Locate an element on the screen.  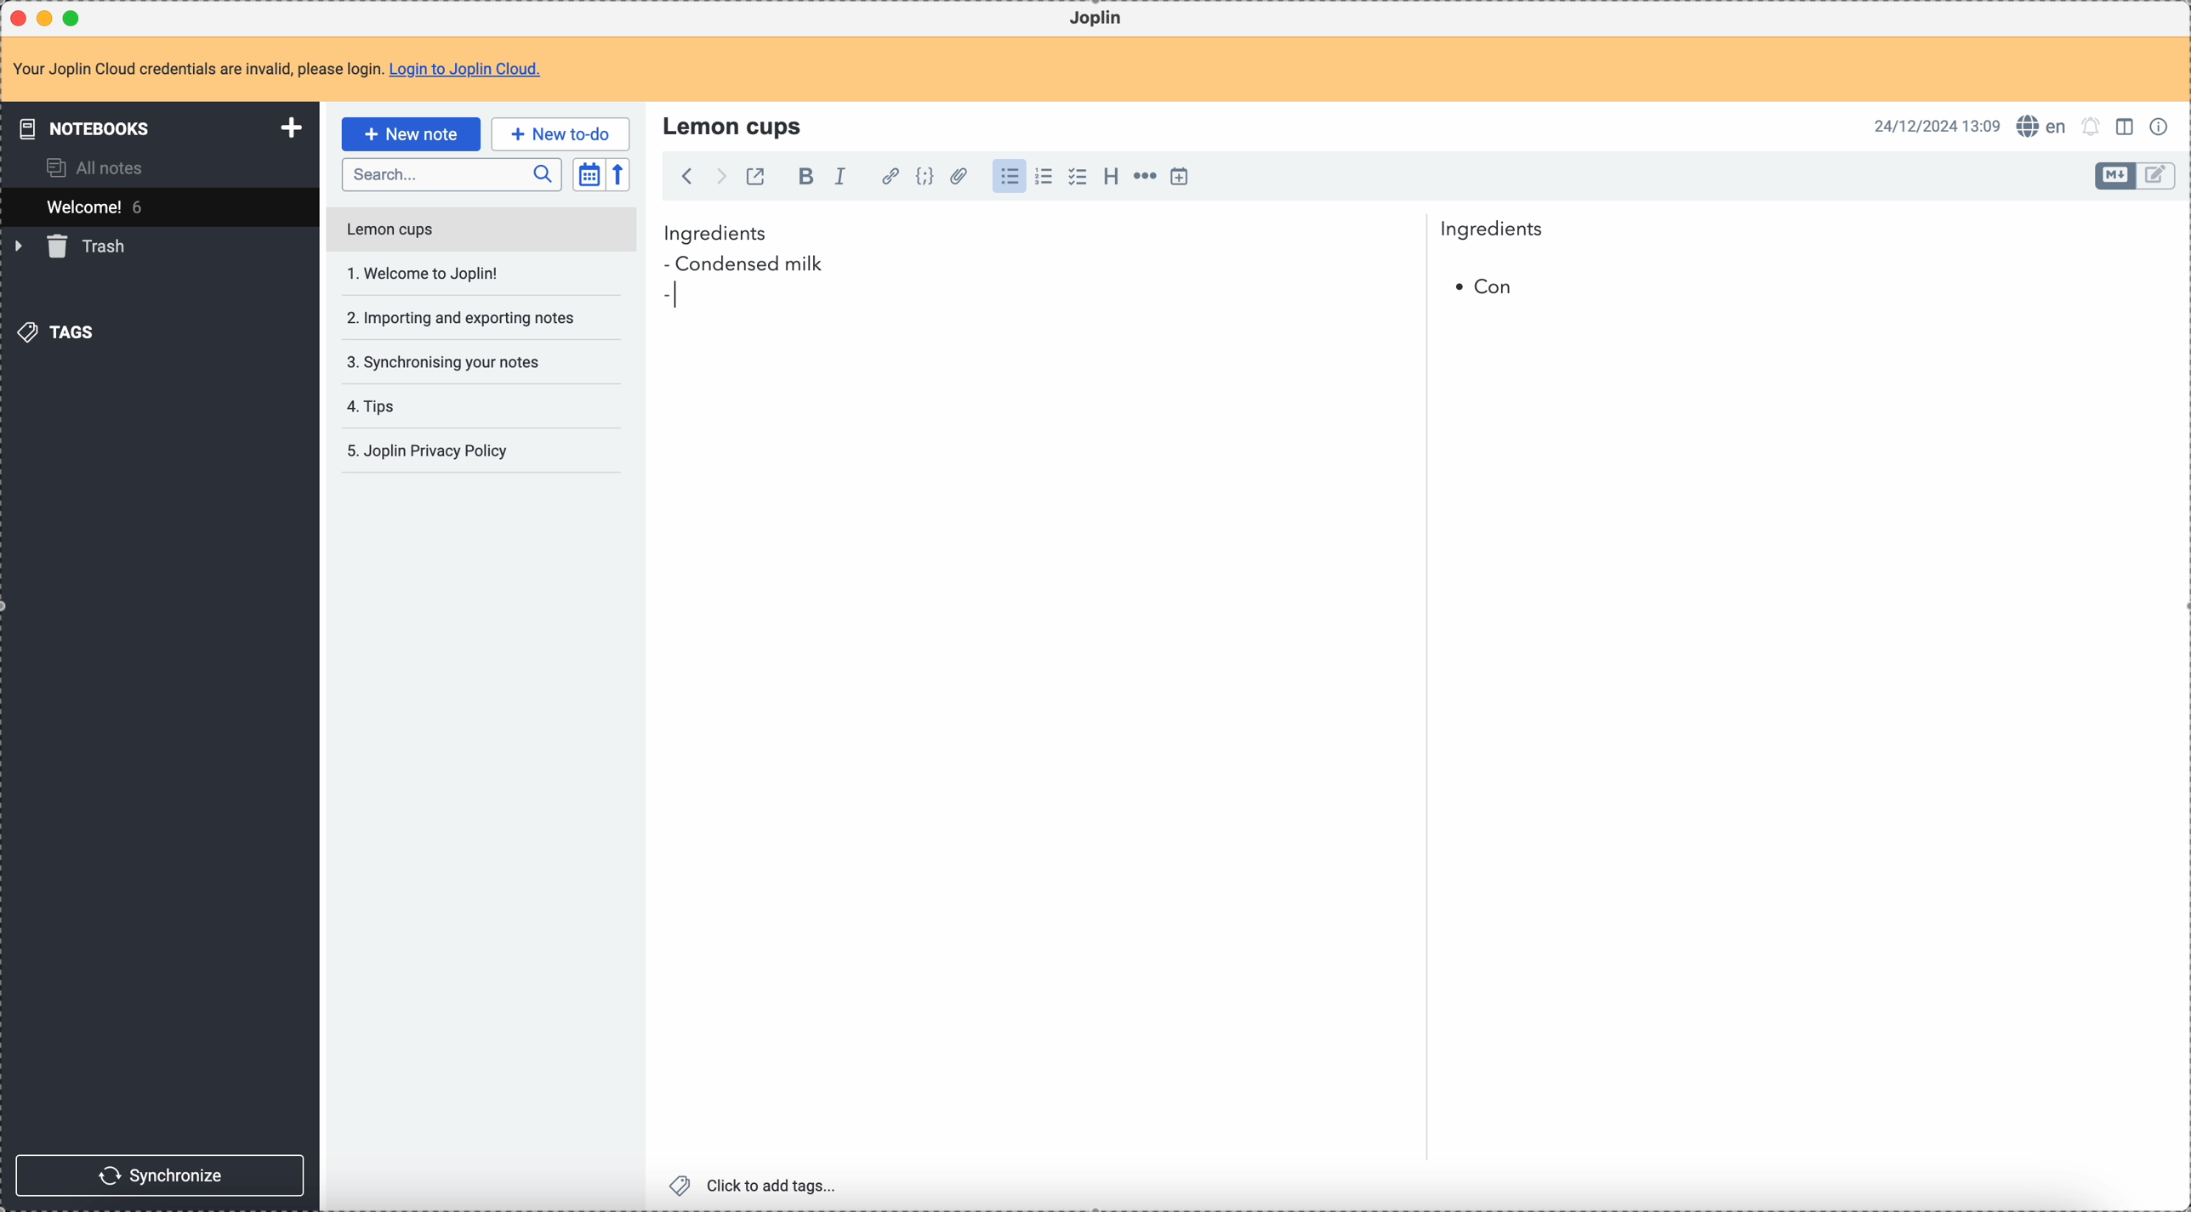
minimize is located at coordinates (48, 20).